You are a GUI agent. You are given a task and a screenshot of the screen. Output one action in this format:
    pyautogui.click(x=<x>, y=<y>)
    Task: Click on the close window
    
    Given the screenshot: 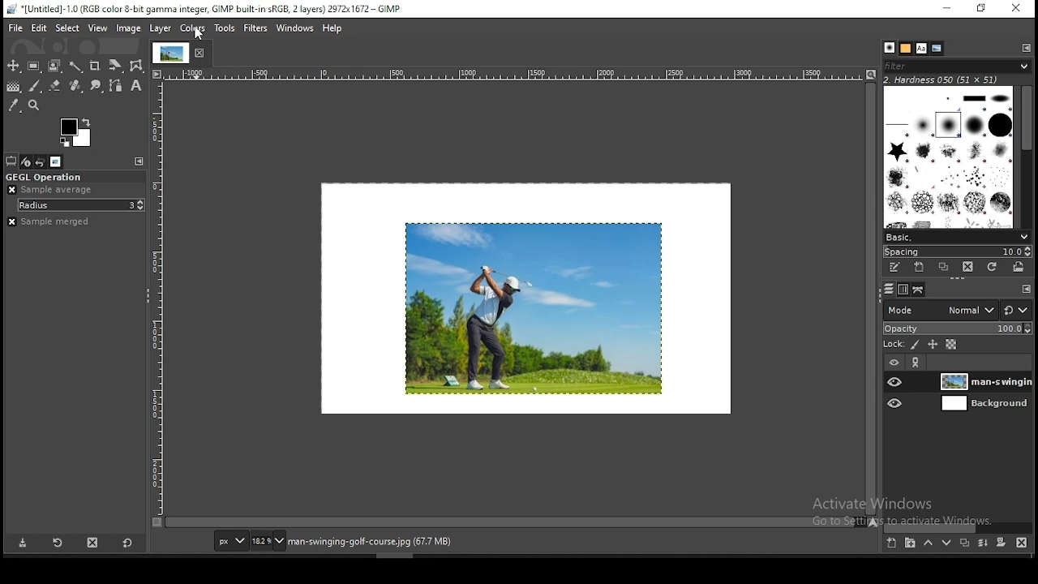 What is the action you would take?
    pyautogui.click(x=1018, y=9)
    